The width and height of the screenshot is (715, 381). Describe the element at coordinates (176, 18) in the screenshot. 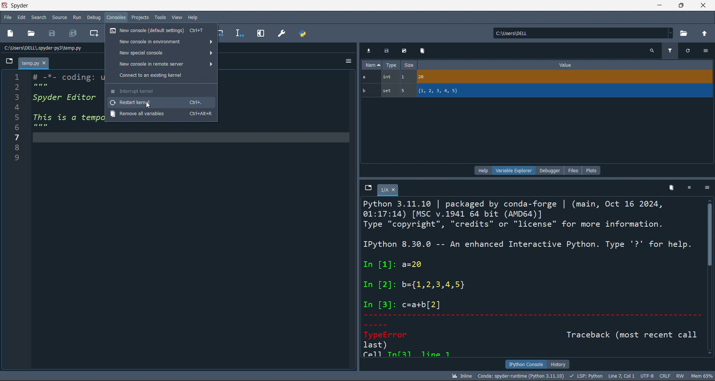

I see `View` at that location.